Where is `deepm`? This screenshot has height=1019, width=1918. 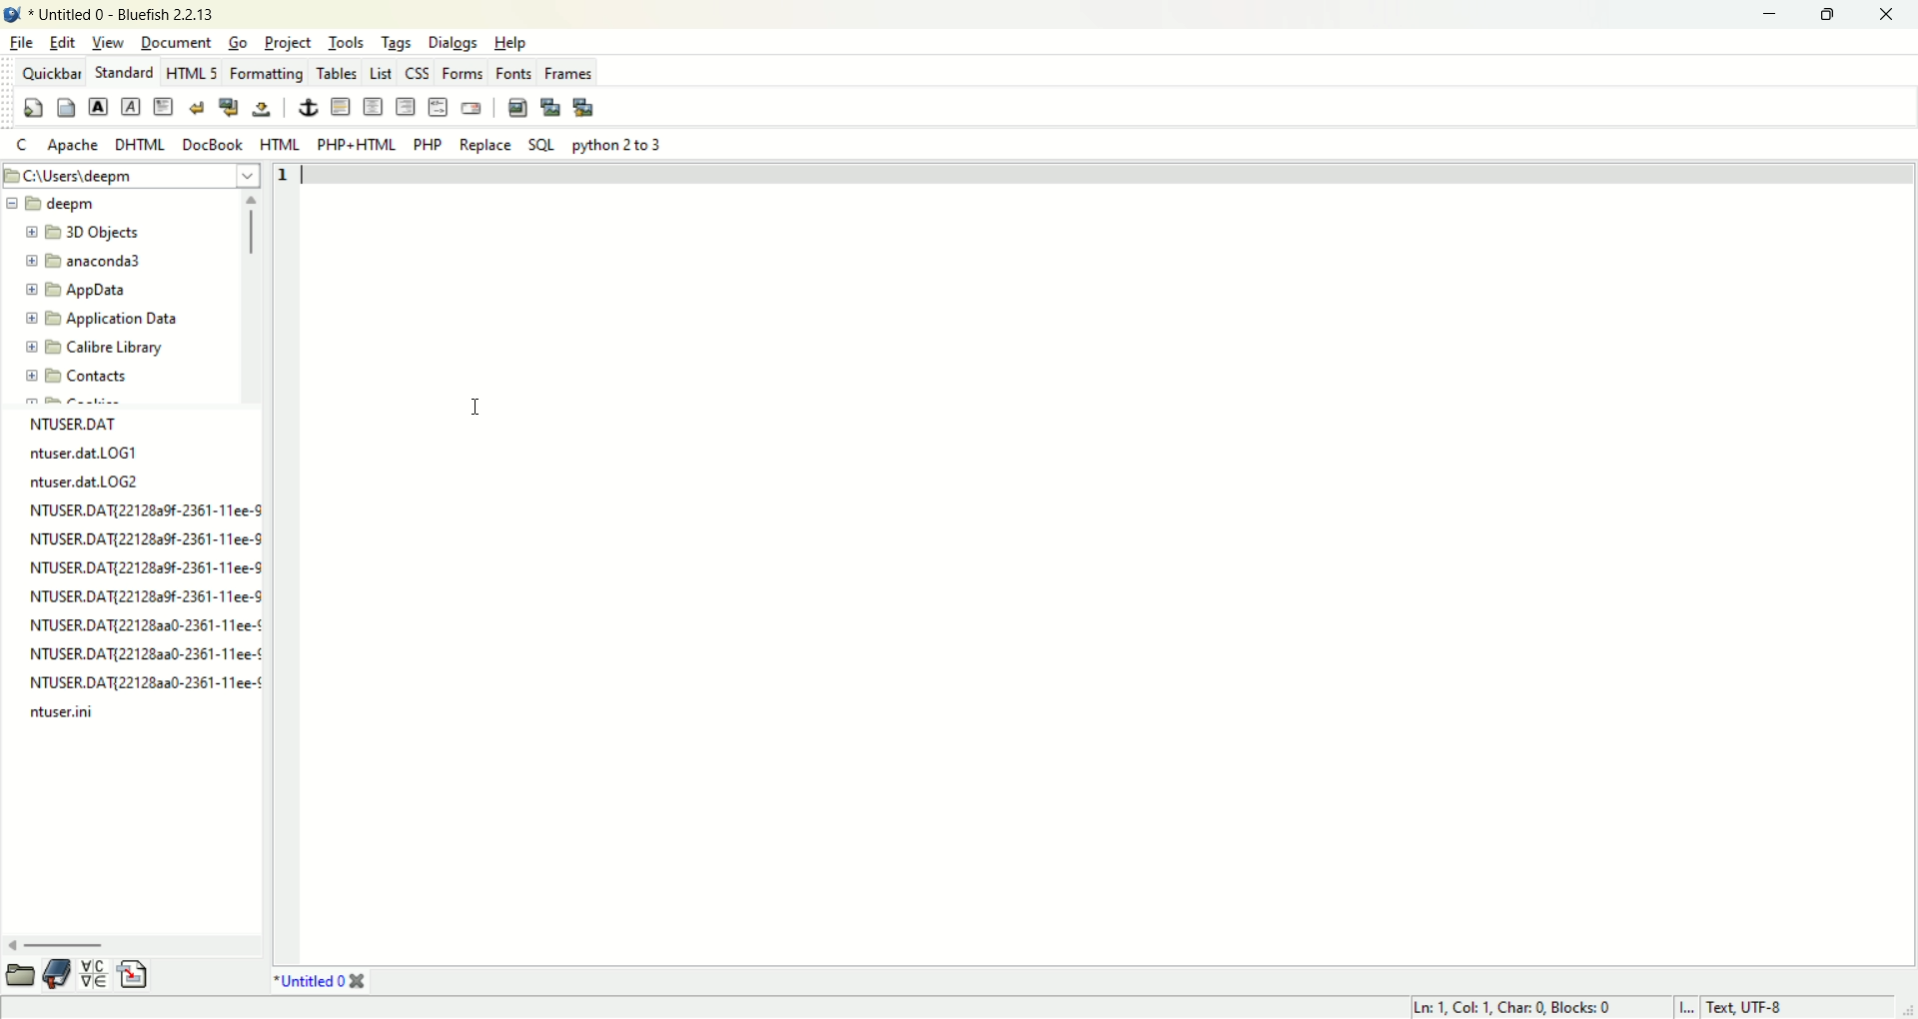
deepm is located at coordinates (58, 208).